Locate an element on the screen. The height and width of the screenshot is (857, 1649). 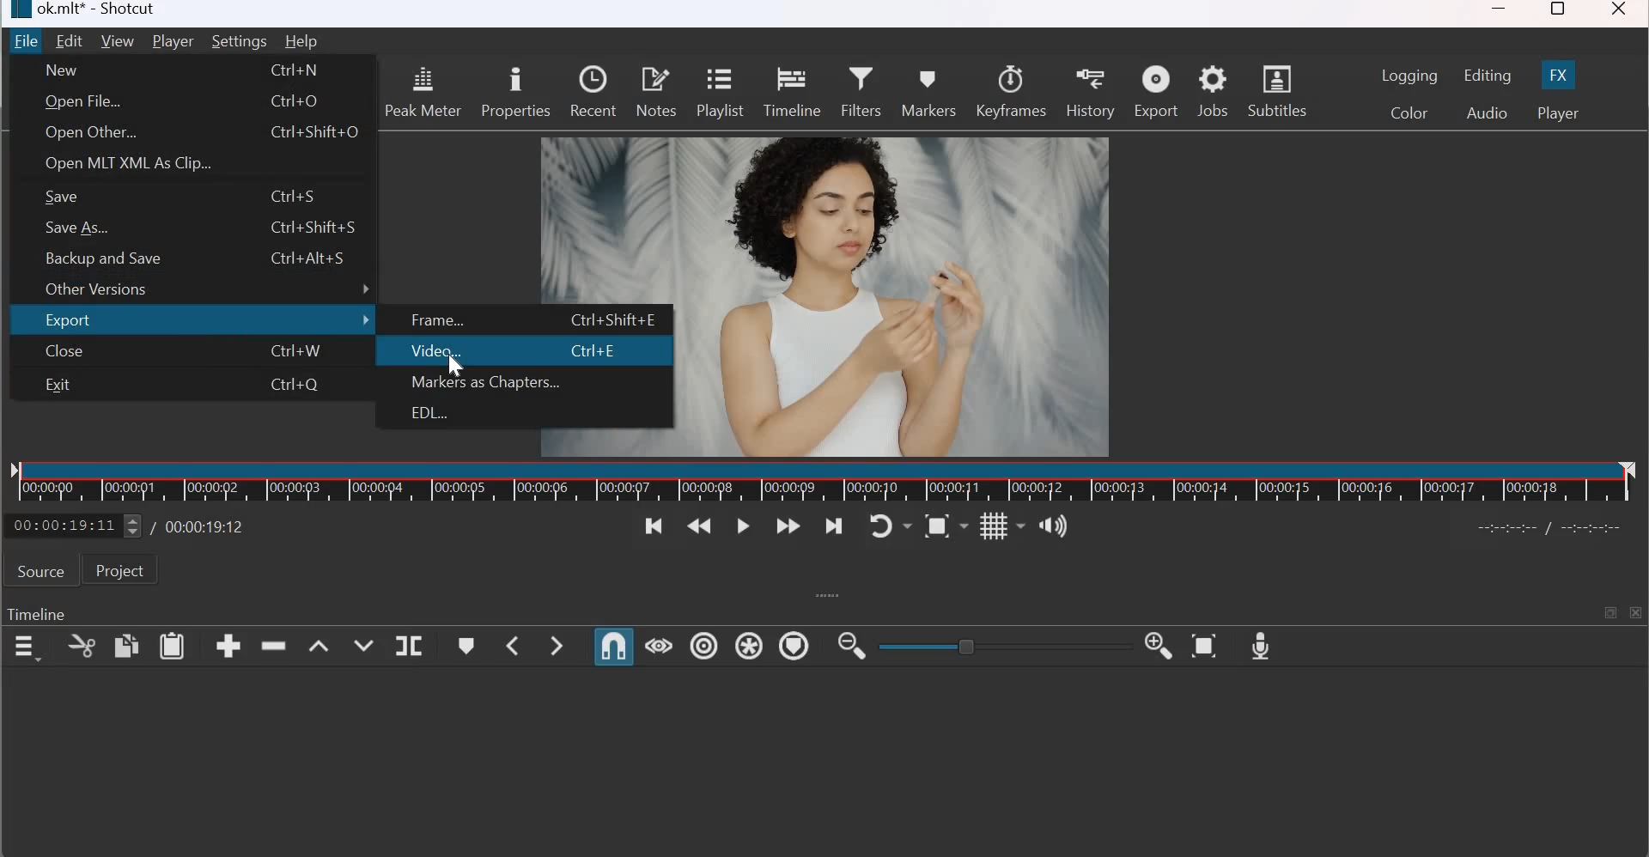
Toggle zoom is located at coordinates (946, 524).